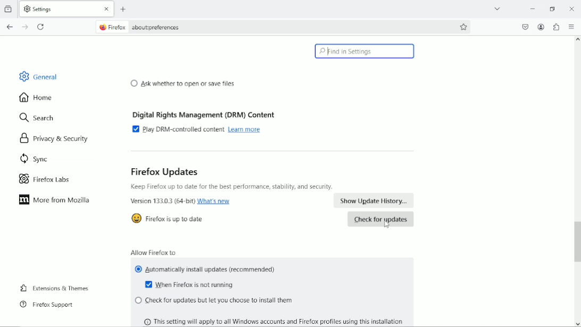 This screenshot has height=327, width=581. I want to click on home, so click(36, 98).